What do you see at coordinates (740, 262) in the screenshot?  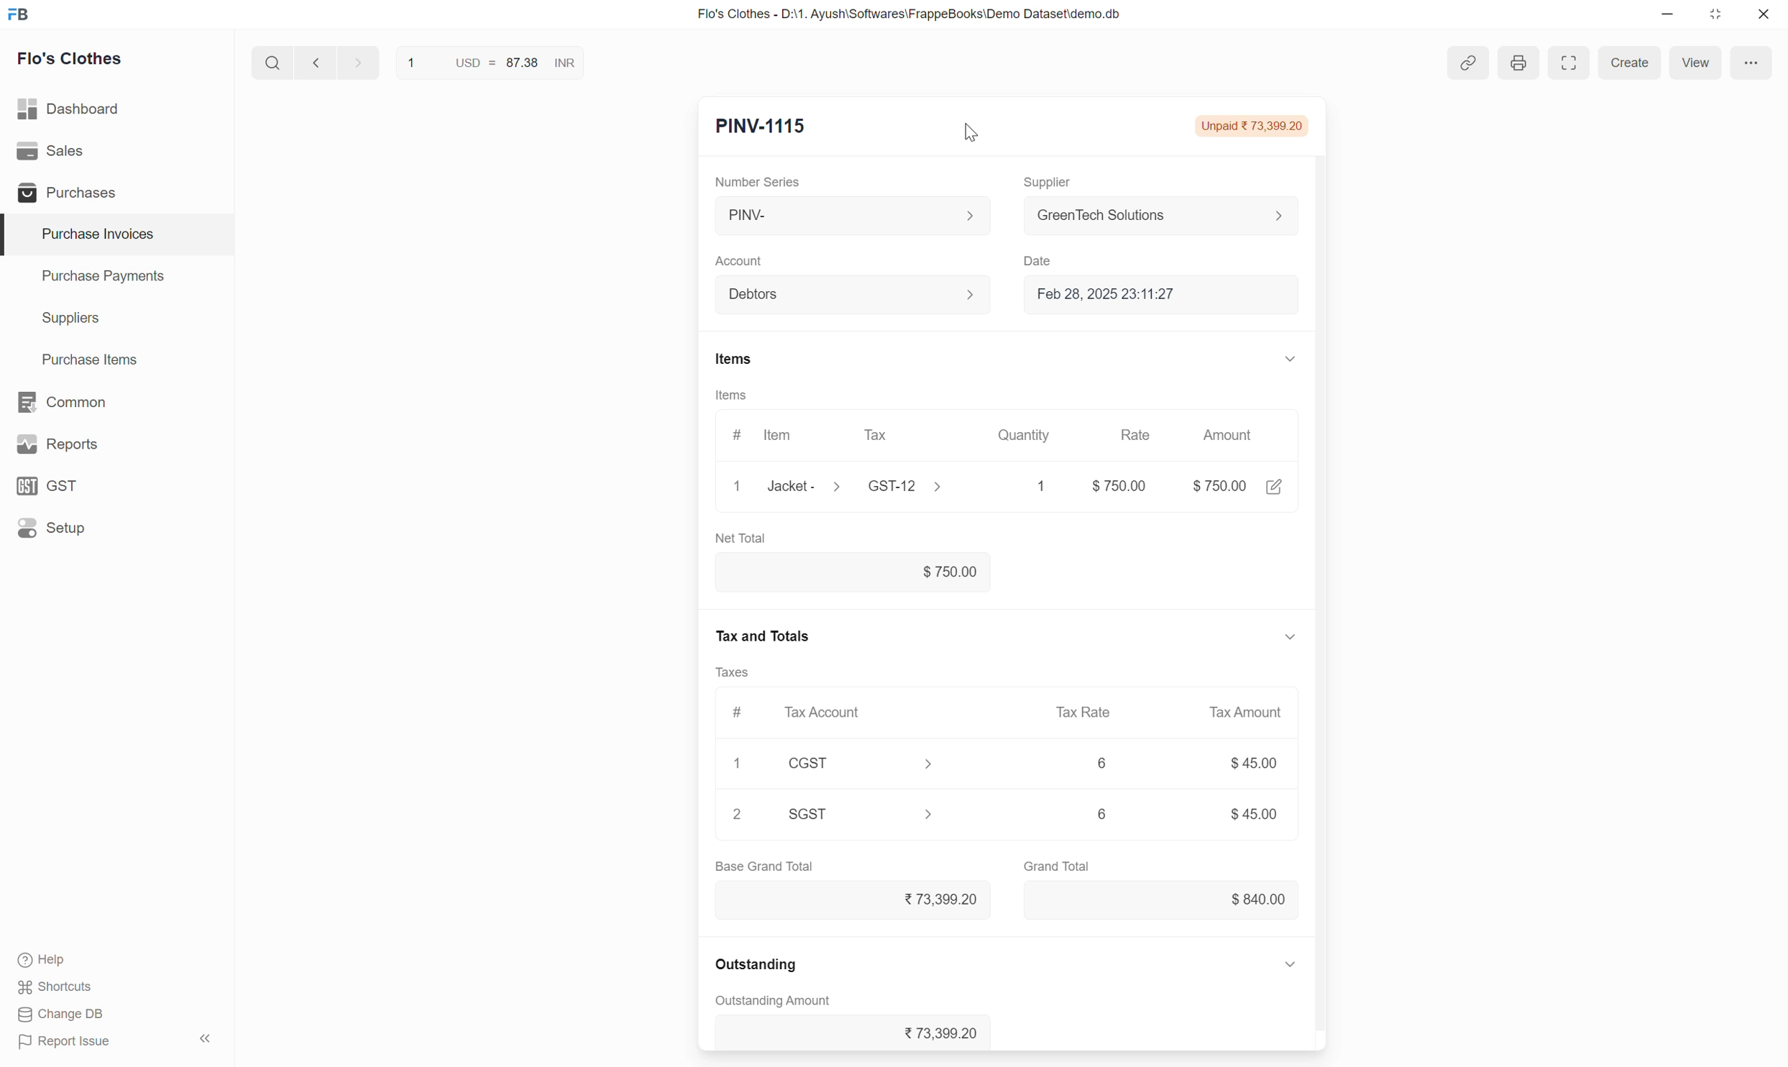 I see `Account` at bounding box center [740, 262].